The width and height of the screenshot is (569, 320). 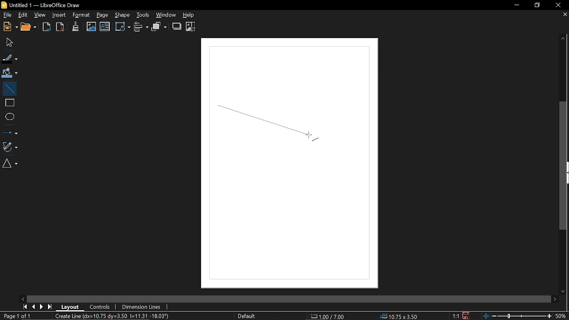 What do you see at coordinates (313, 139) in the screenshot?
I see `cursor` at bounding box center [313, 139].